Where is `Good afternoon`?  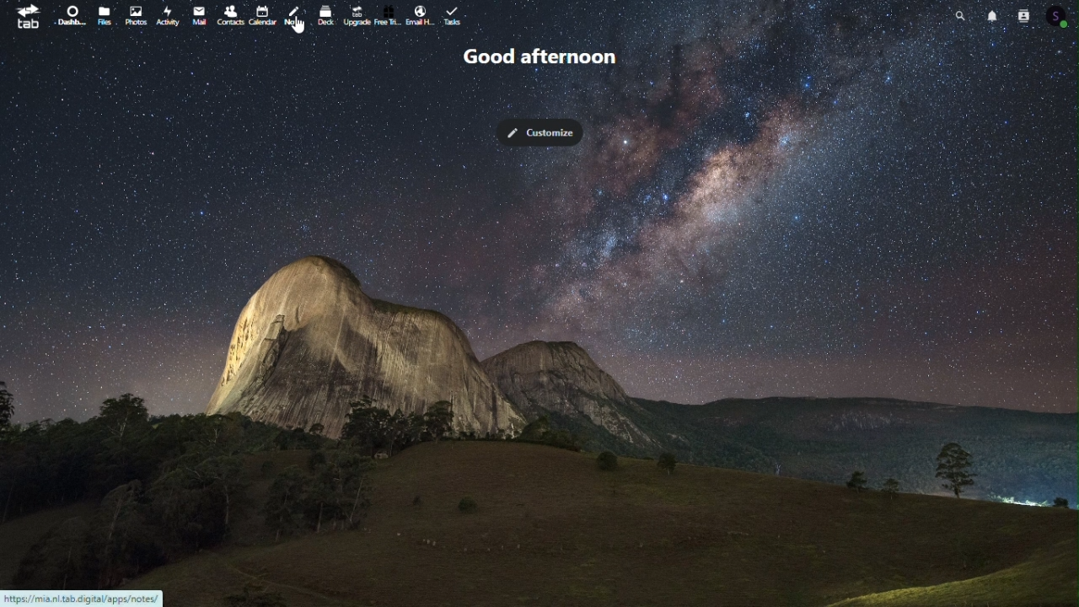
Good afternoon is located at coordinates (537, 58).